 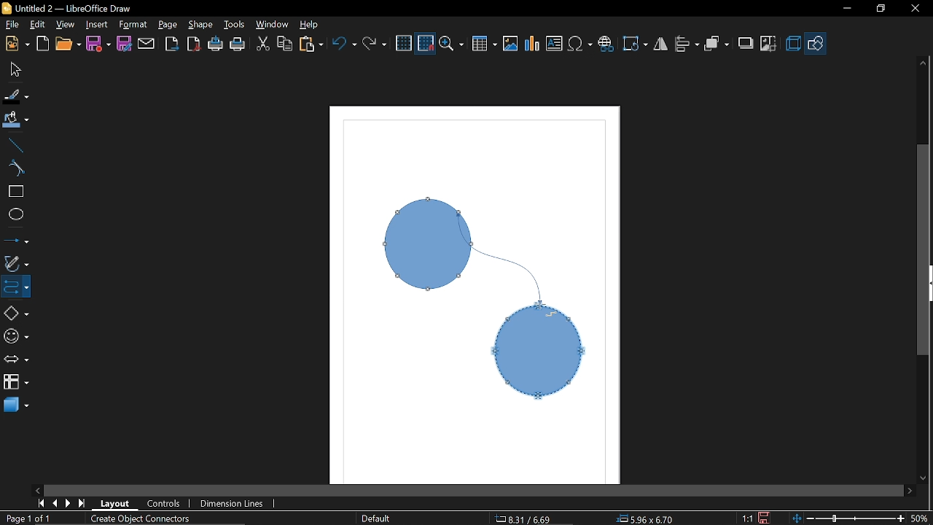 What do you see at coordinates (404, 44) in the screenshot?
I see `Grid` at bounding box center [404, 44].